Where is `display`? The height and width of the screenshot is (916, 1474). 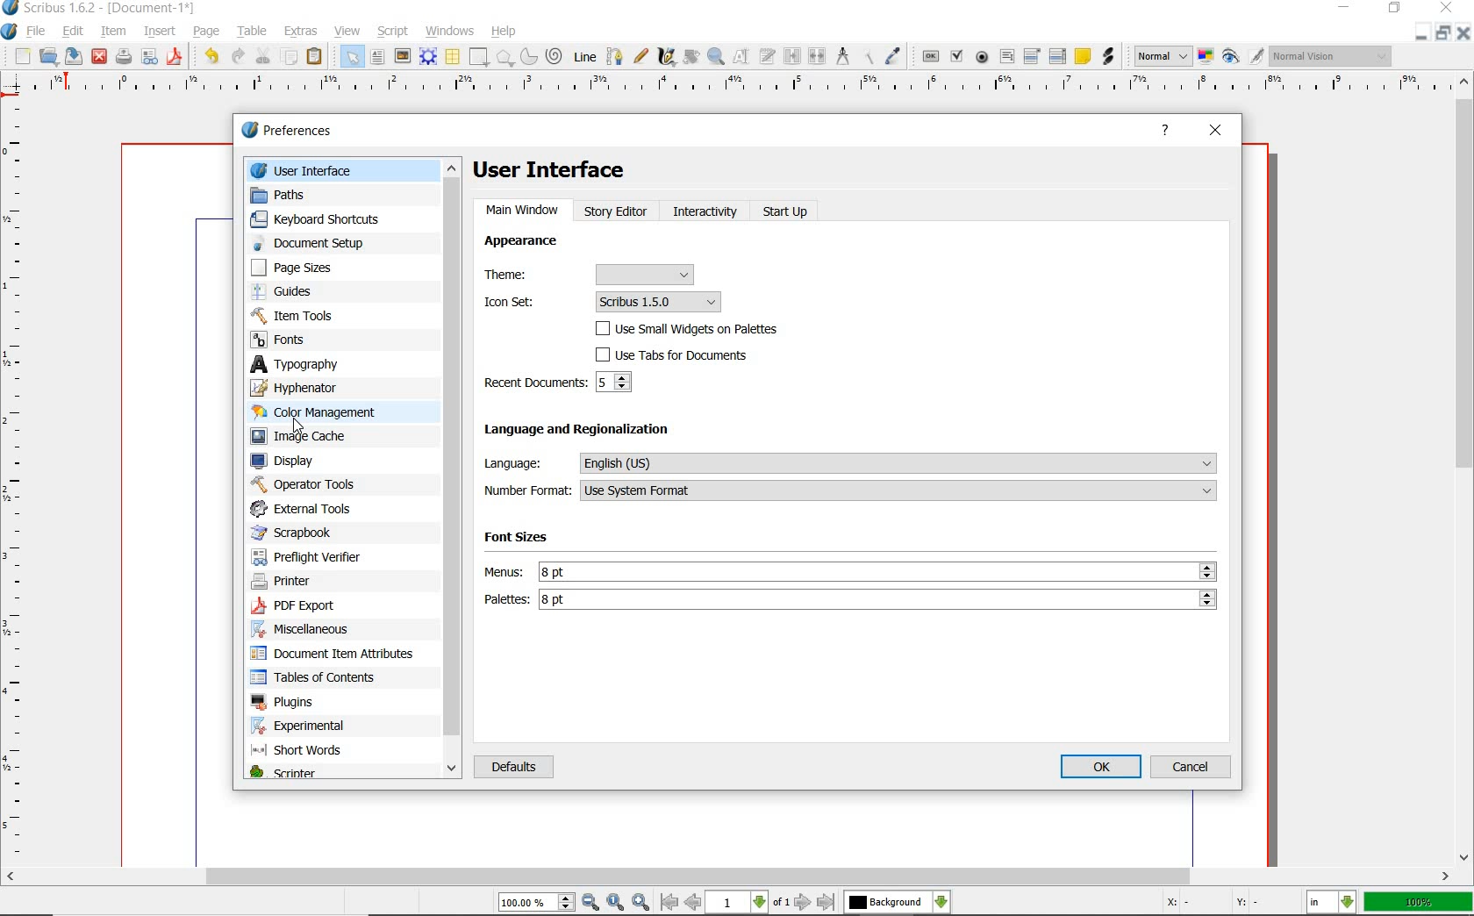
display is located at coordinates (314, 462).